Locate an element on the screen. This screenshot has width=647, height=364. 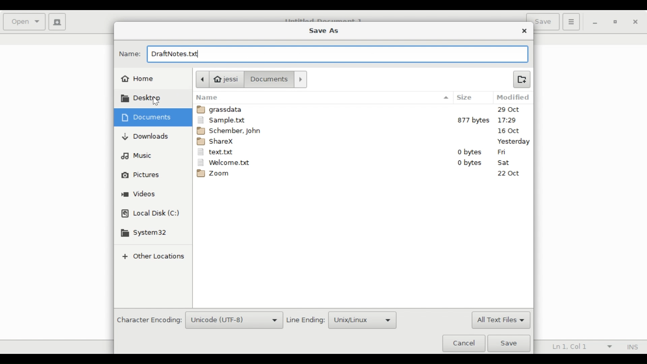
Save is located at coordinates (511, 343).